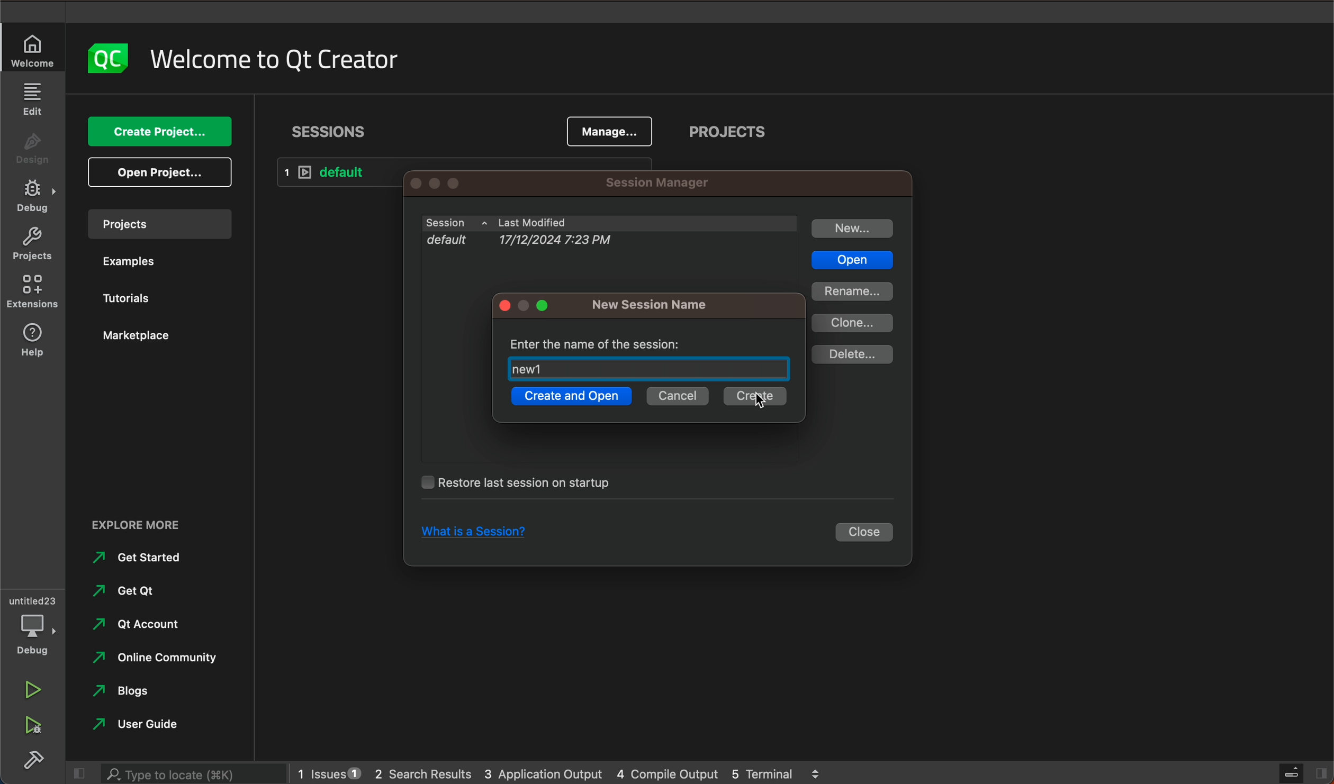  I want to click on qt account, so click(153, 625).